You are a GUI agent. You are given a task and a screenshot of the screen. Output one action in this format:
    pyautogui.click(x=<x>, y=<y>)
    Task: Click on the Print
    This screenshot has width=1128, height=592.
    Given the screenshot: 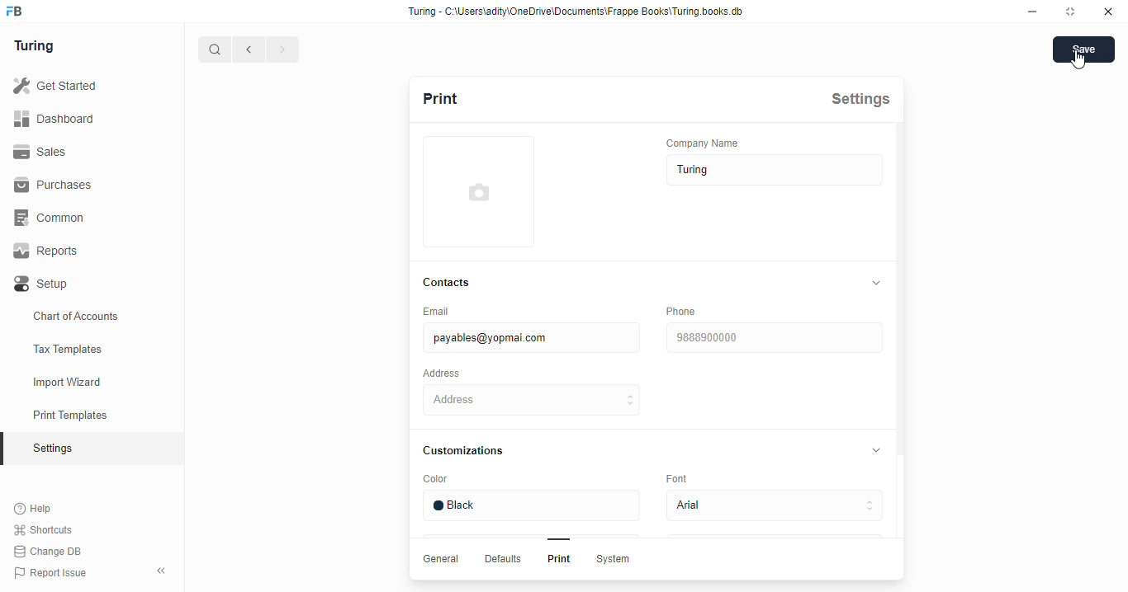 What is the action you would take?
    pyautogui.click(x=556, y=561)
    